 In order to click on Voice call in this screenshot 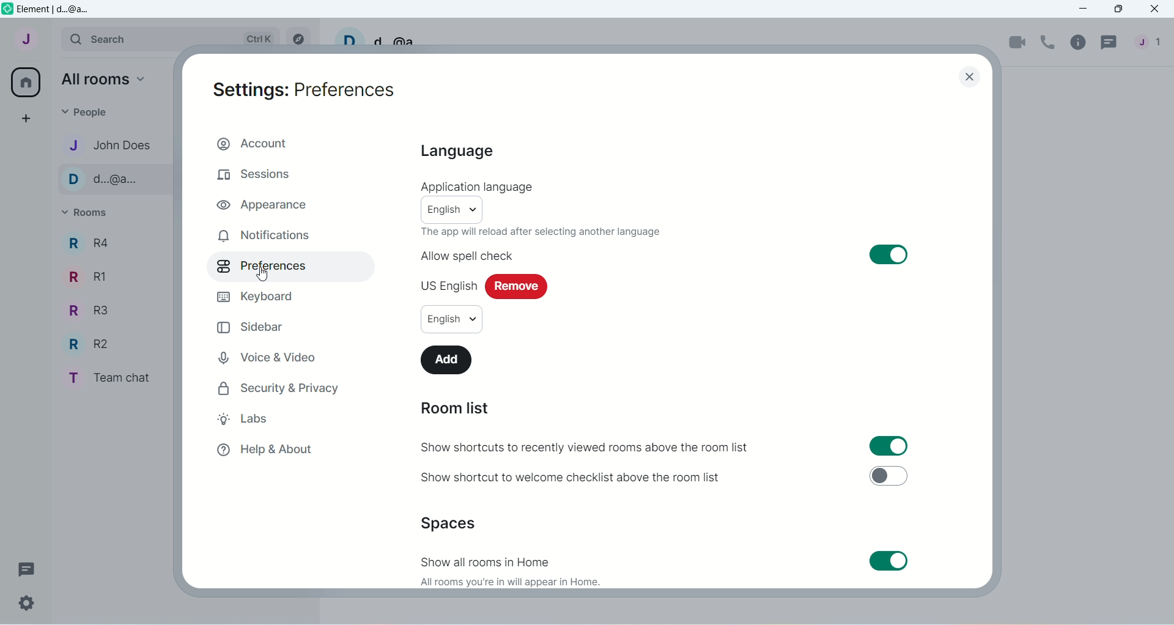, I will do `click(1048, 41)`.